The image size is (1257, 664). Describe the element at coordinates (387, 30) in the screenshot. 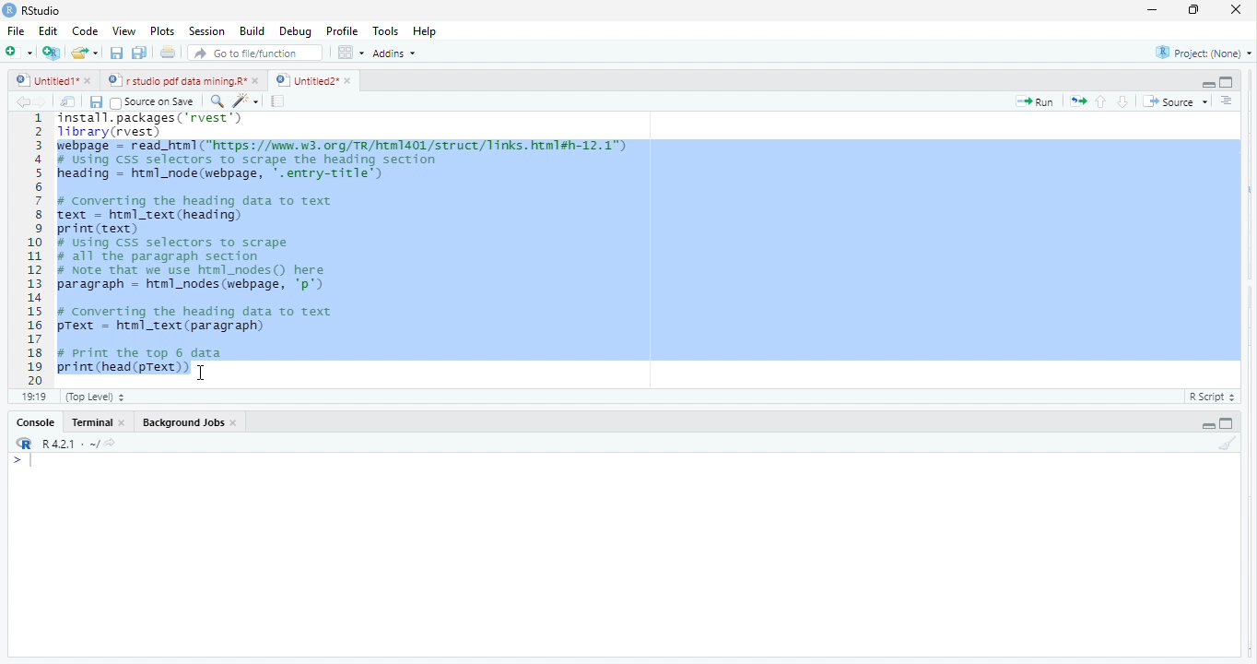

I see `Tools` at that location.